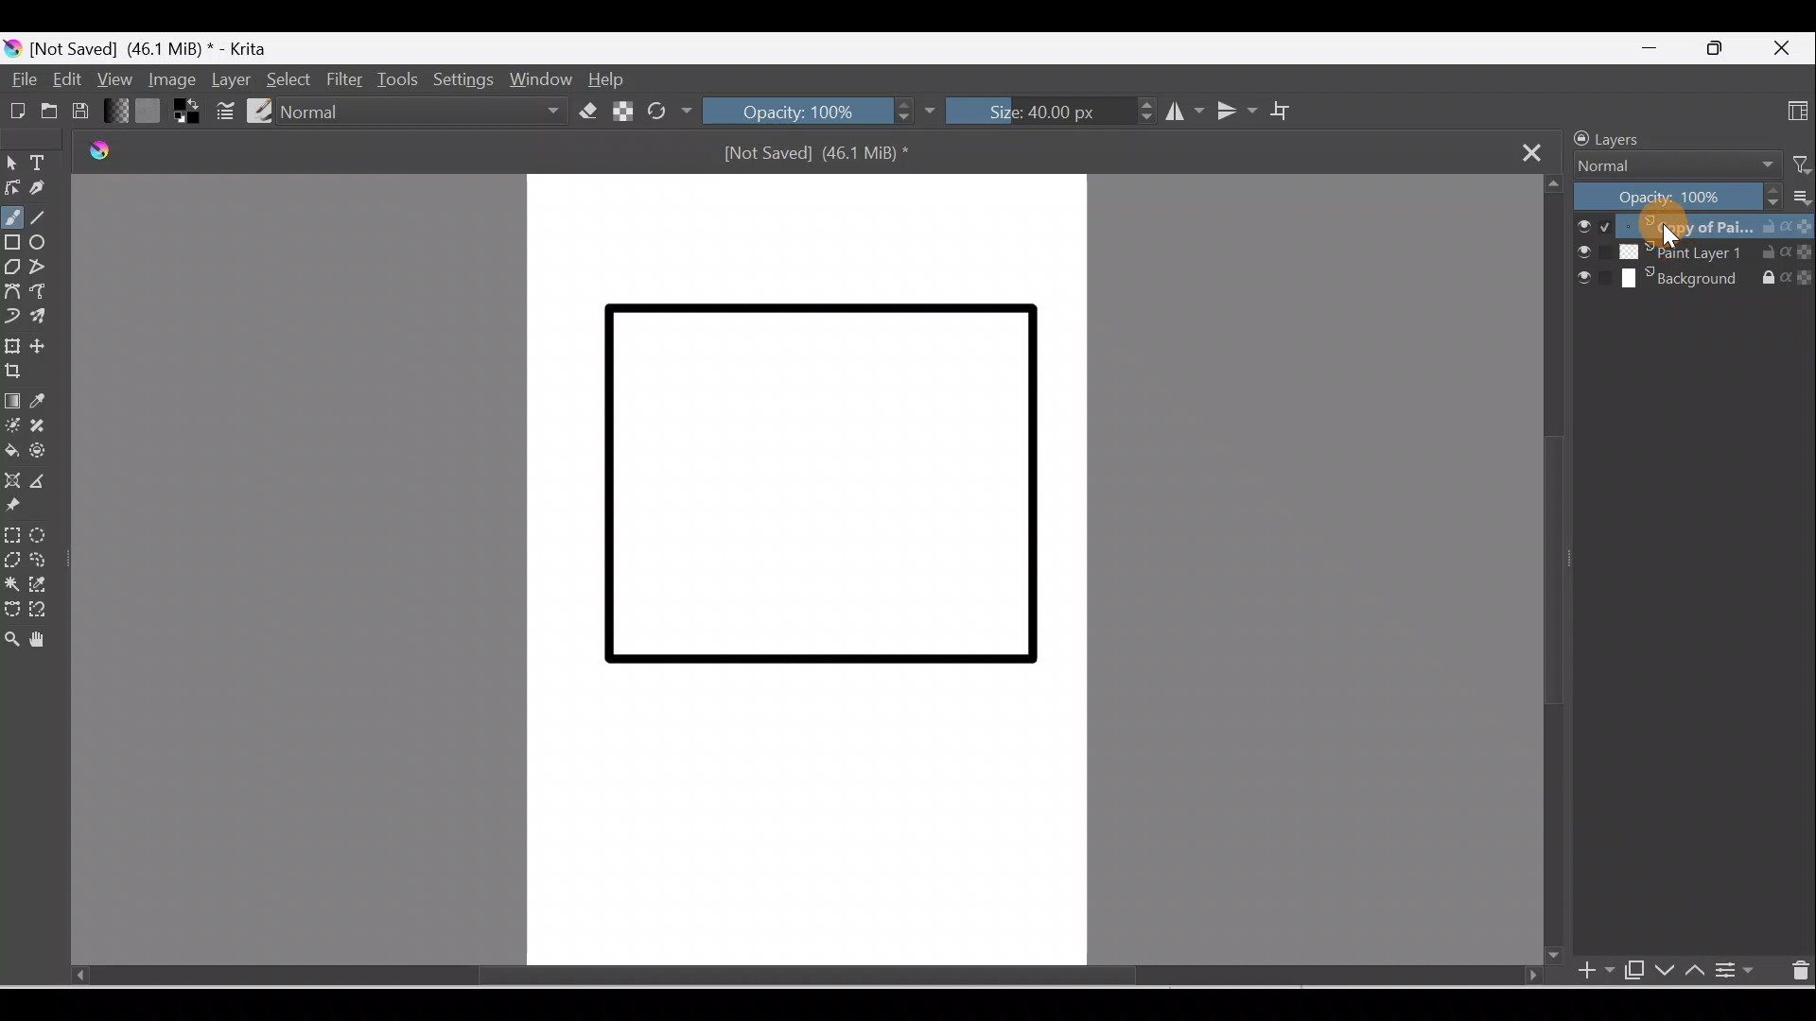 The image size is (1816, 1021). What do you see at coordinates (11, 452) in the screenshot?
I see `Fill a contiguous area of colour with colour/fill a selection` at bounding box center [11, 452].